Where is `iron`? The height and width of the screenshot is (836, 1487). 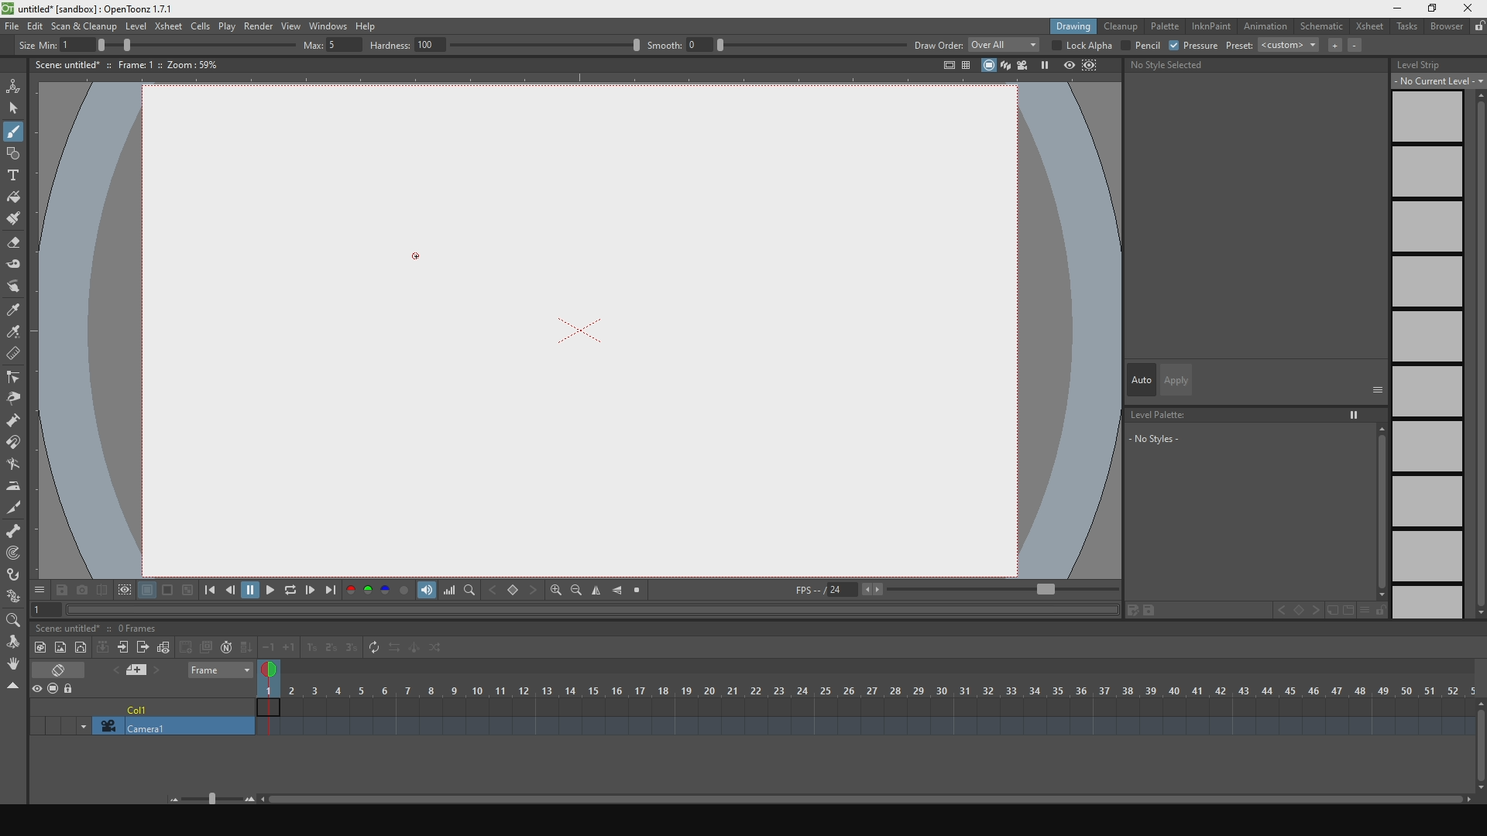
iron is located at coordinates (14, 486).